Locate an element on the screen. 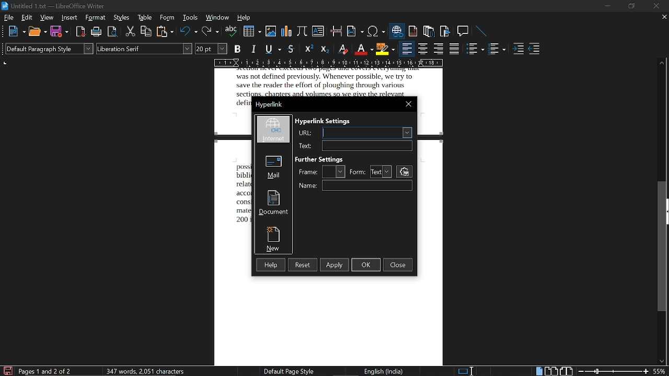  document is located at coordinates (272, 204).